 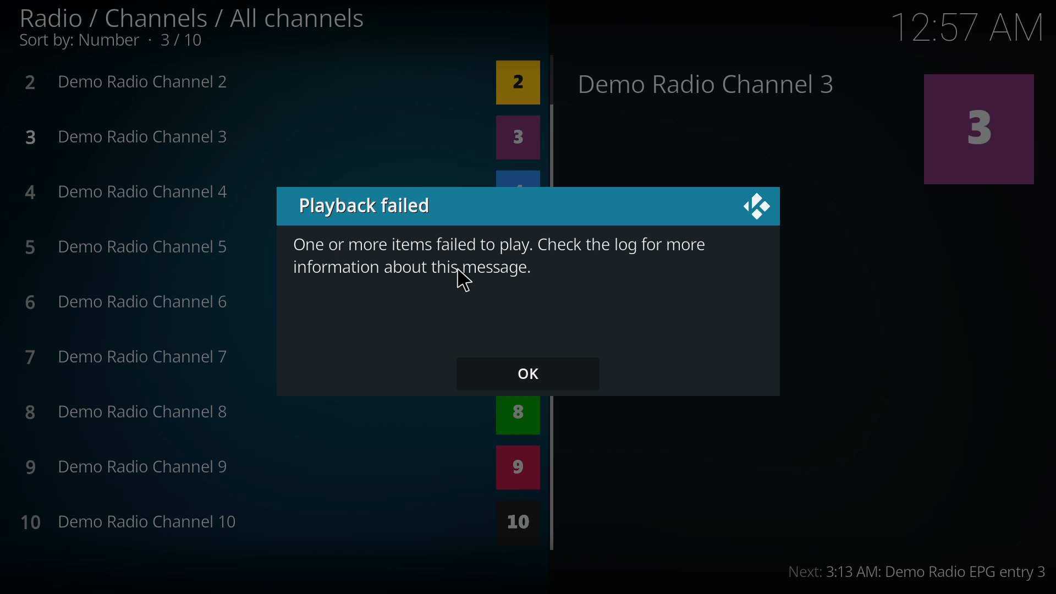 What do you see at coordinates (535, 373) in the screenshot?
I see `ok` at bounding box center [535, 373].